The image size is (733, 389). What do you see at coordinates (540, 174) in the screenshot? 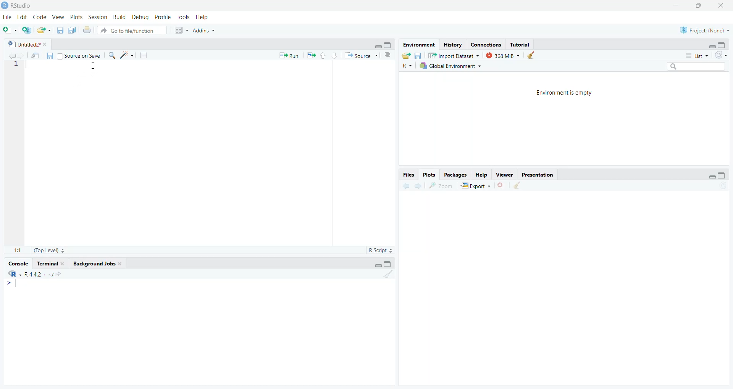
I see `Presentation` at bounding box center [540, 174].